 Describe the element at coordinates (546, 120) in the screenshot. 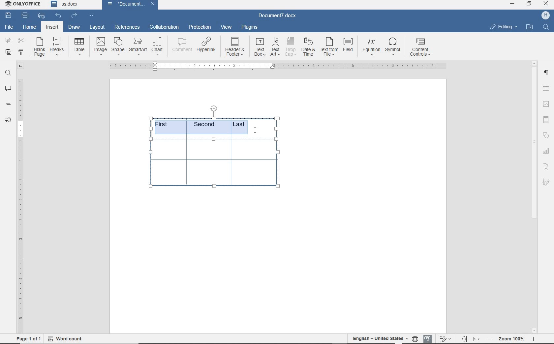

I see `HEADER & FOOTER` at that location.